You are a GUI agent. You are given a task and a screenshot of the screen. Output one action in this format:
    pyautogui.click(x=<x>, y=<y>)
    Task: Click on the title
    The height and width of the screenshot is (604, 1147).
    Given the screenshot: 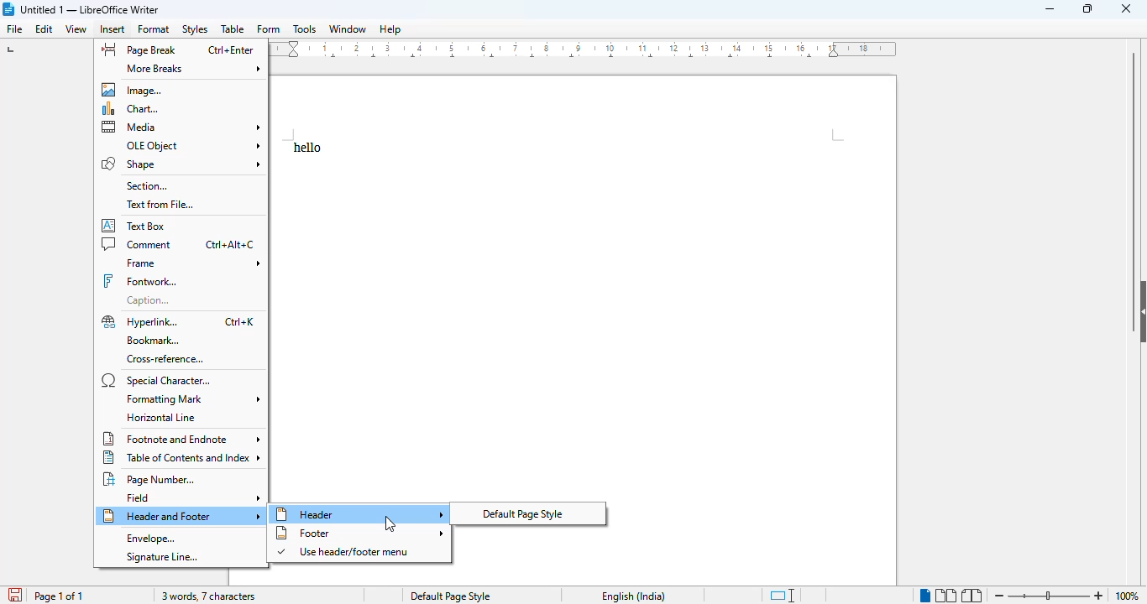 What is the action you would take?
    pyautogui.click(x=91, y=9)
    